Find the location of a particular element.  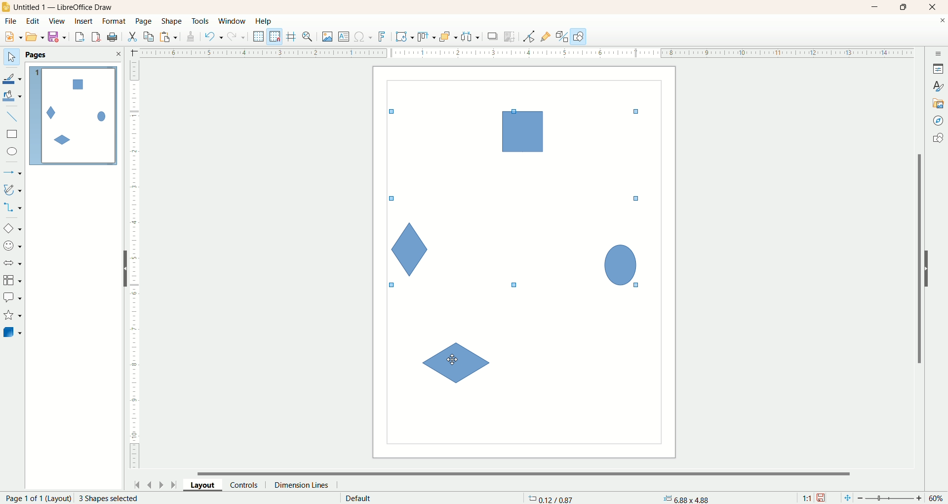

fontwork text is located at coordinates (384, 37).